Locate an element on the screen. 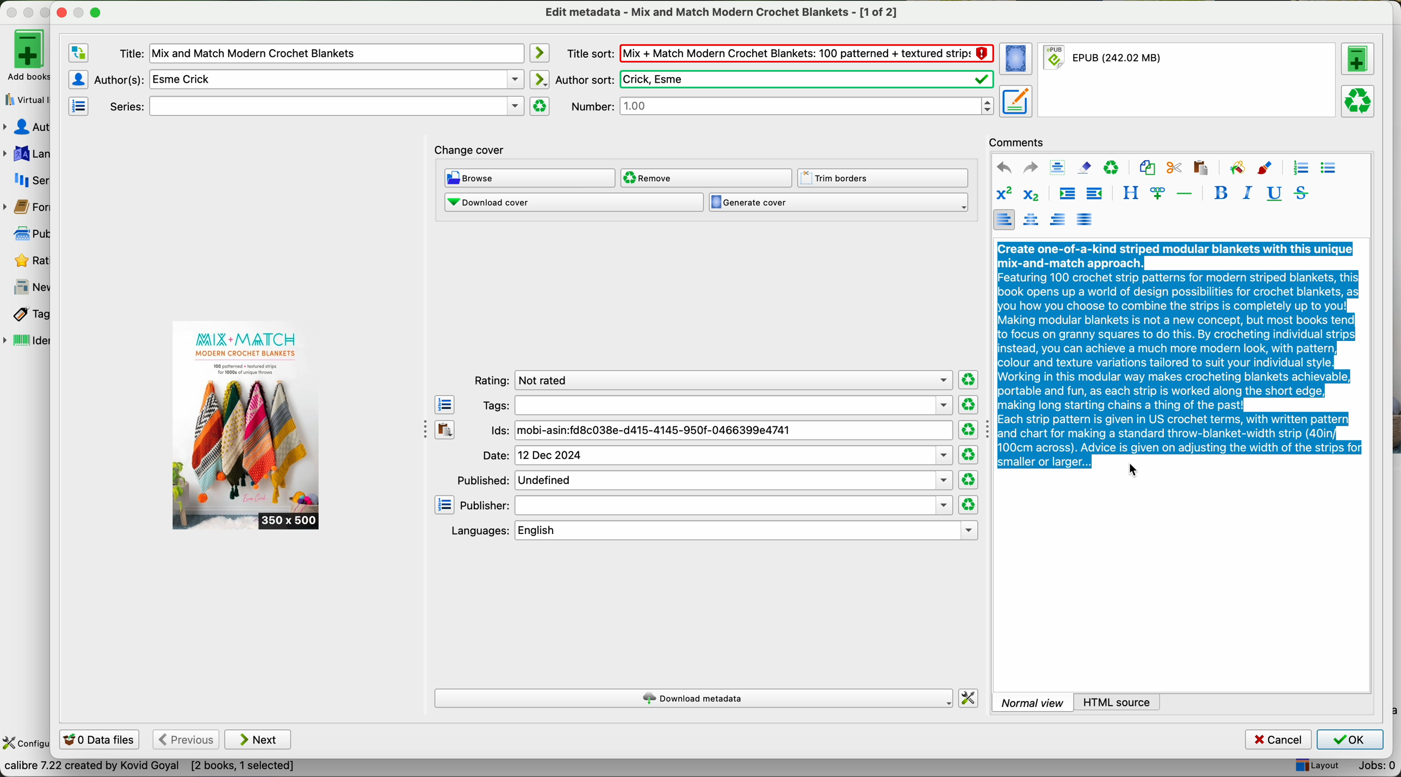  remove formatting is located at coordinates (1084, 167).